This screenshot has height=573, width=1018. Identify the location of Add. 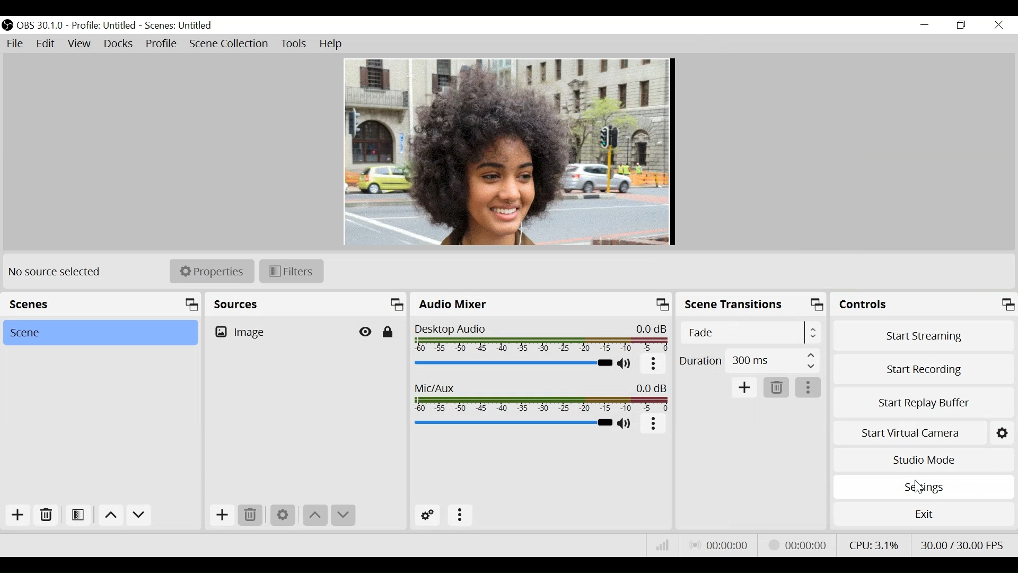
(222, 515).